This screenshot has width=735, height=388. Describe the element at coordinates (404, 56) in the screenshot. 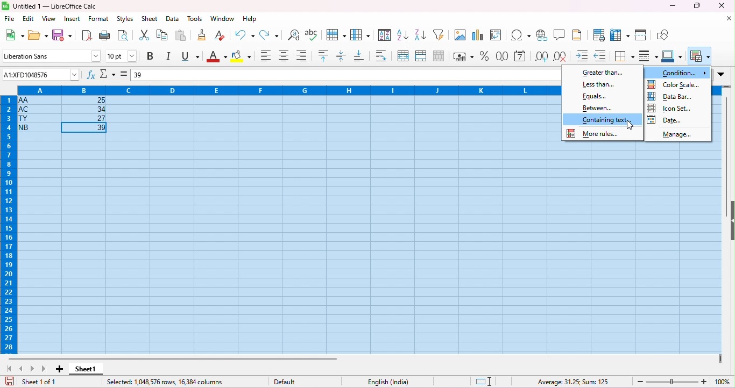

I see `merge and center` at that location.